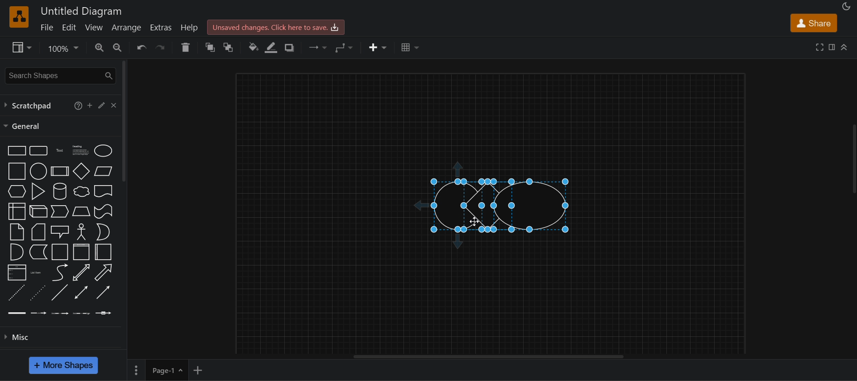 The height and width of the screenshot is (381, 857). Describe the element at coordinates (104, 211) in the screenshot. I see `taPE` at that location.